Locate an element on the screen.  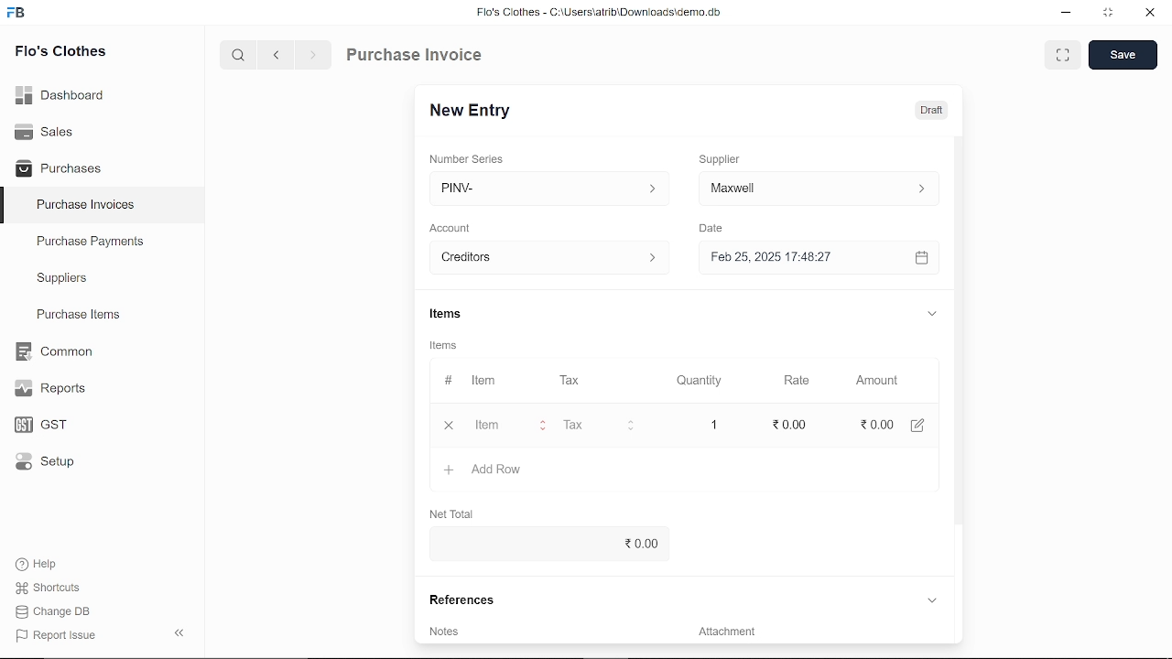
expand is located at coordinates (932, 316).